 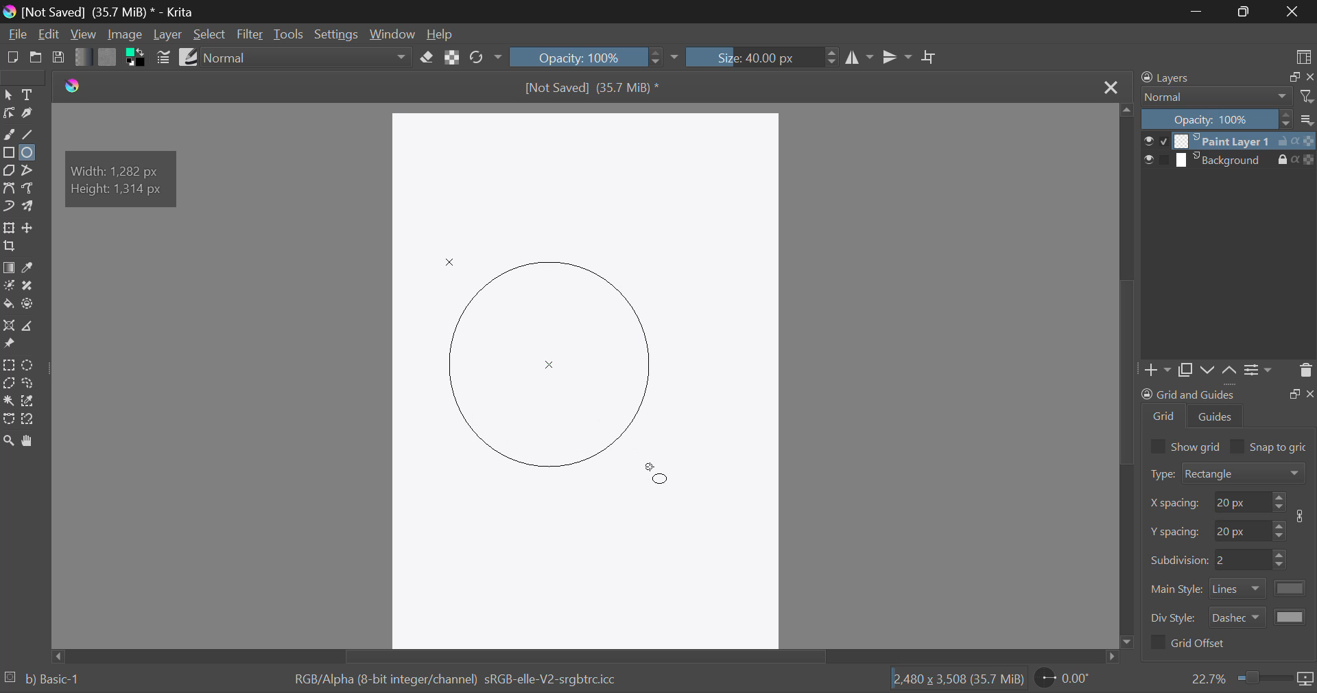 I want to click on Continuous Selection, so click(x=8, y=403).